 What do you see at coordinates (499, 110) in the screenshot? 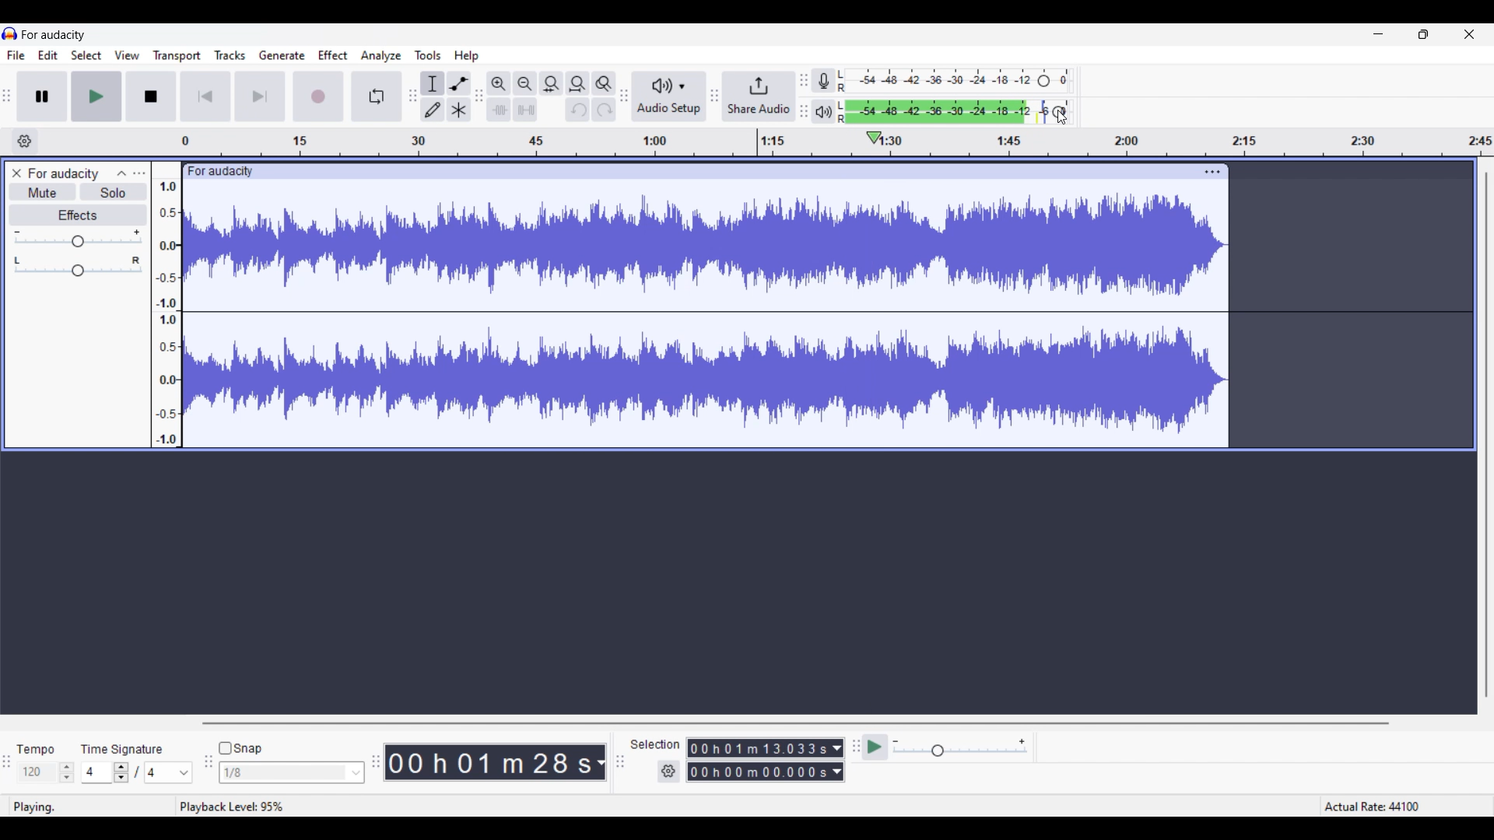
I see `Trim audio outside selection` at bounding box center [499, 110].